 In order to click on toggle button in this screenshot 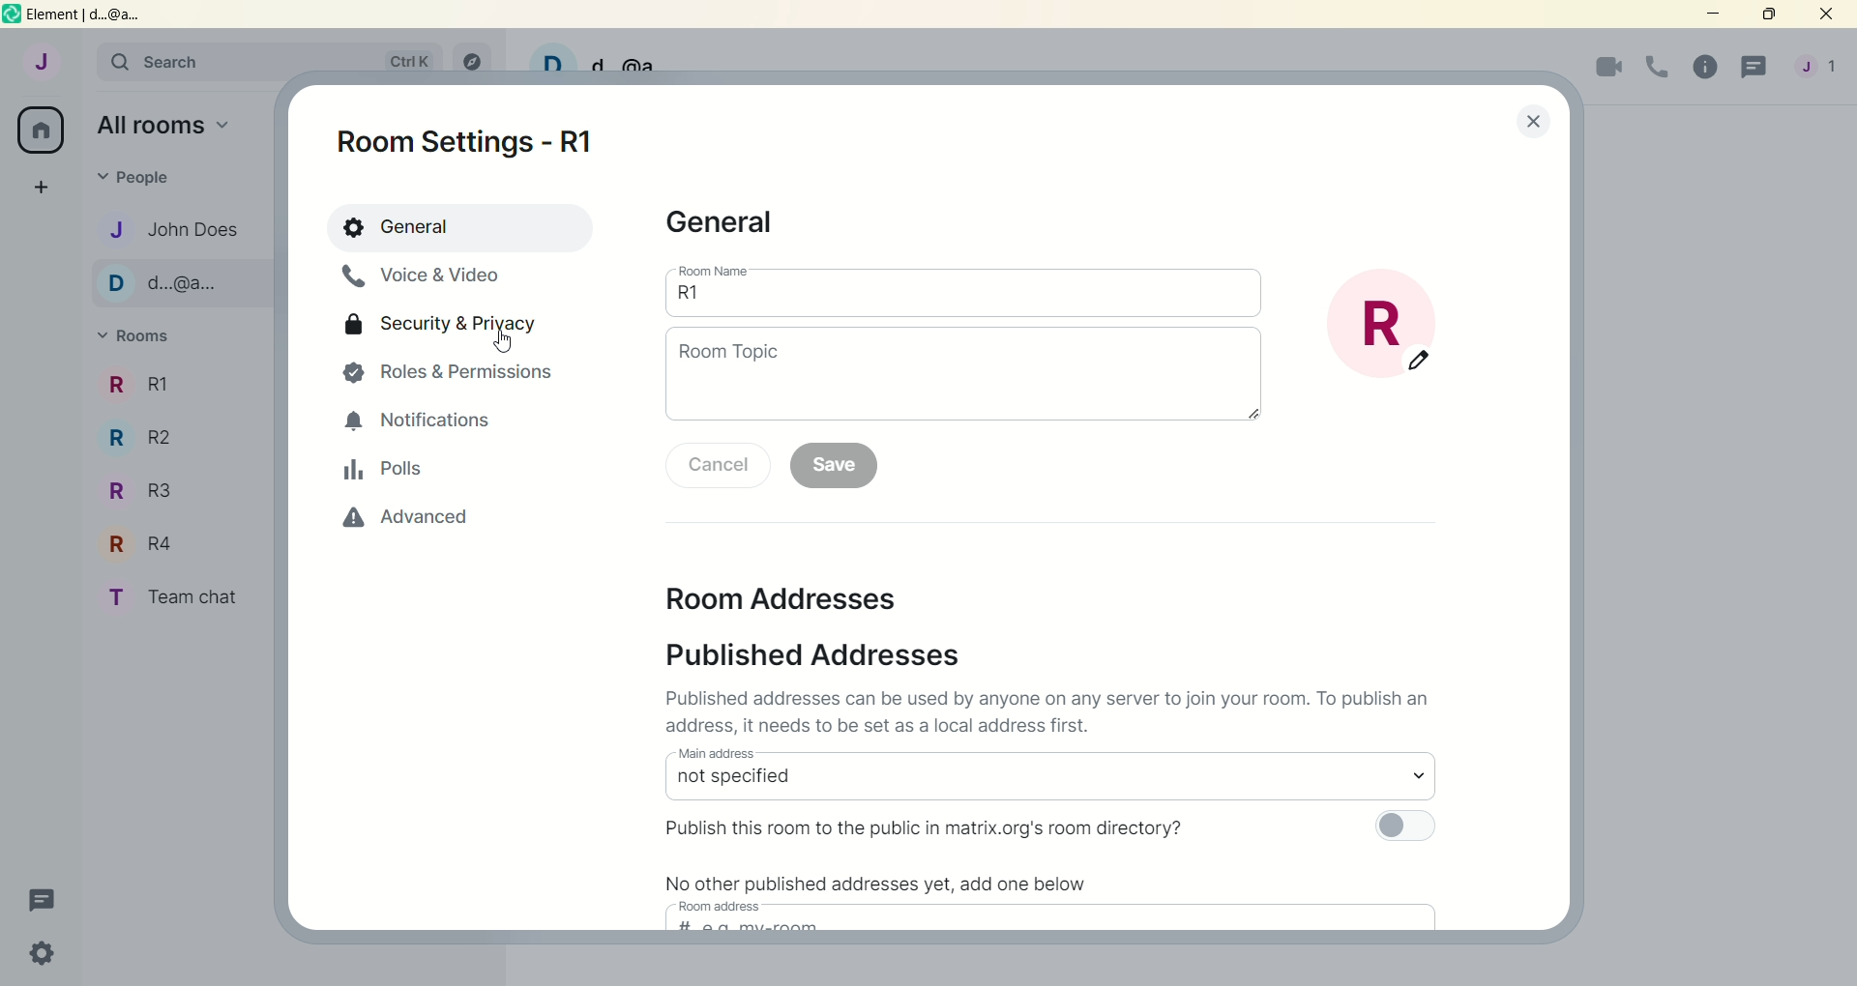, I will do `click(1403, 831)`.